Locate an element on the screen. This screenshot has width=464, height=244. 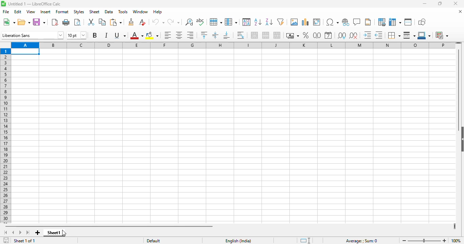
border style is located at coordinates (409, 36).